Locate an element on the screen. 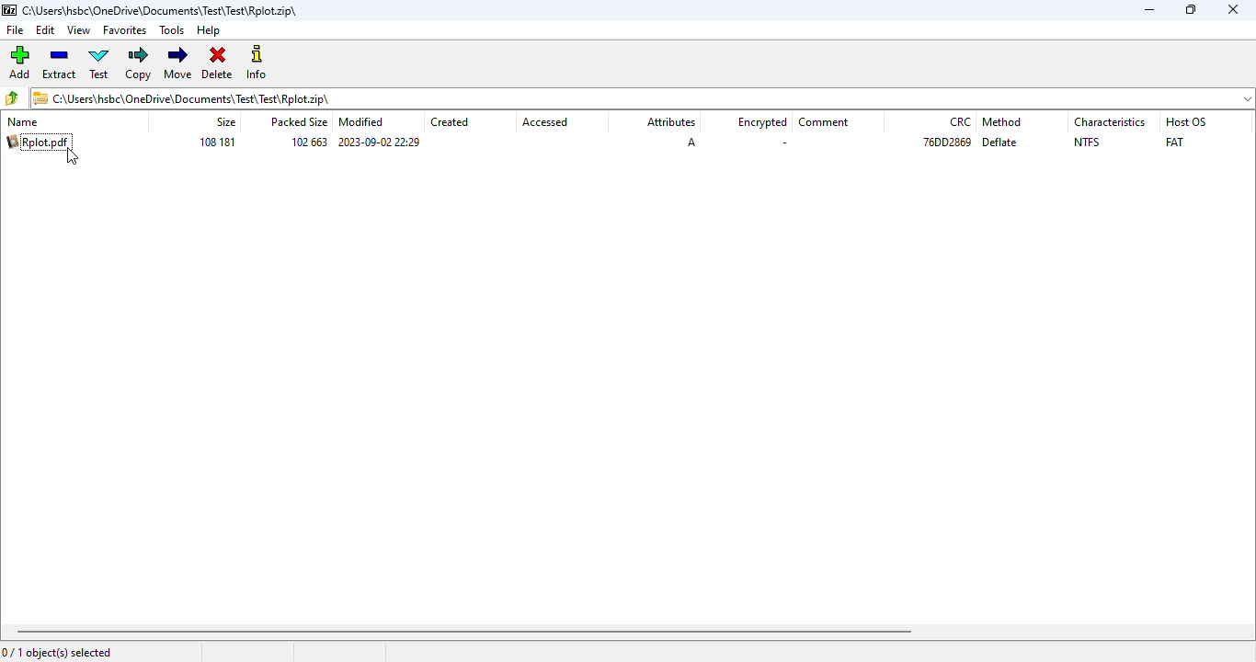  test is located at coordinates (99, 63).